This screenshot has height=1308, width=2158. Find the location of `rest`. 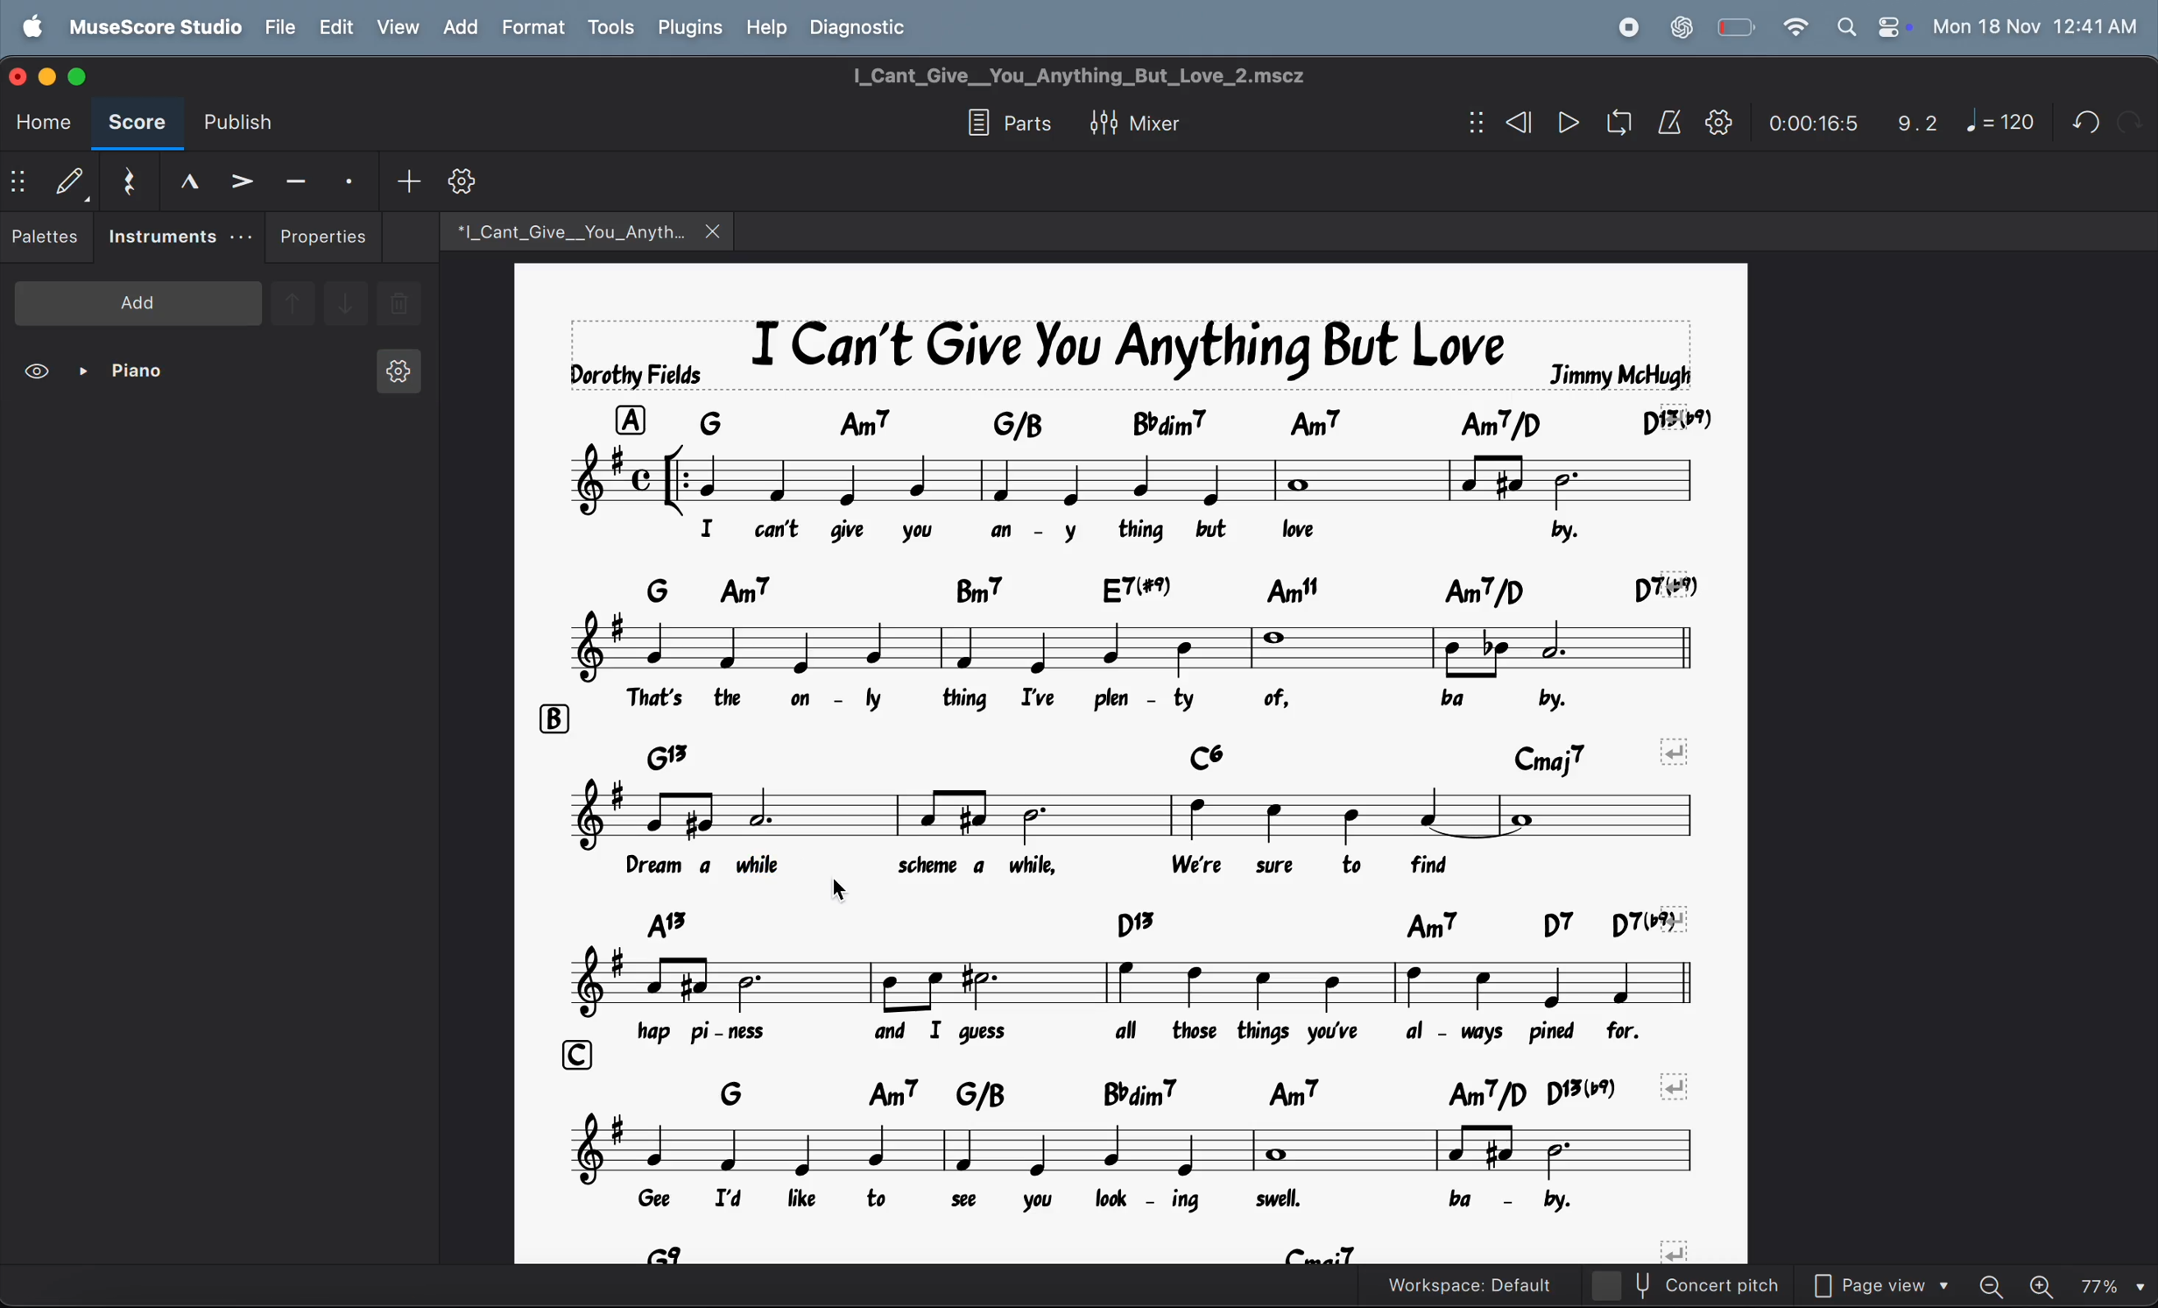

rest is located at coordinates (124, 178).